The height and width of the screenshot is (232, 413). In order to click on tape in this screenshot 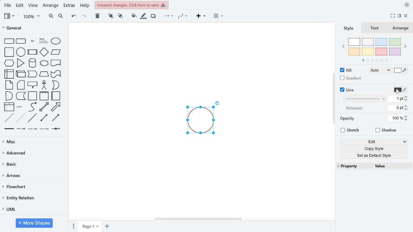, I will do `click(56, 74)`.